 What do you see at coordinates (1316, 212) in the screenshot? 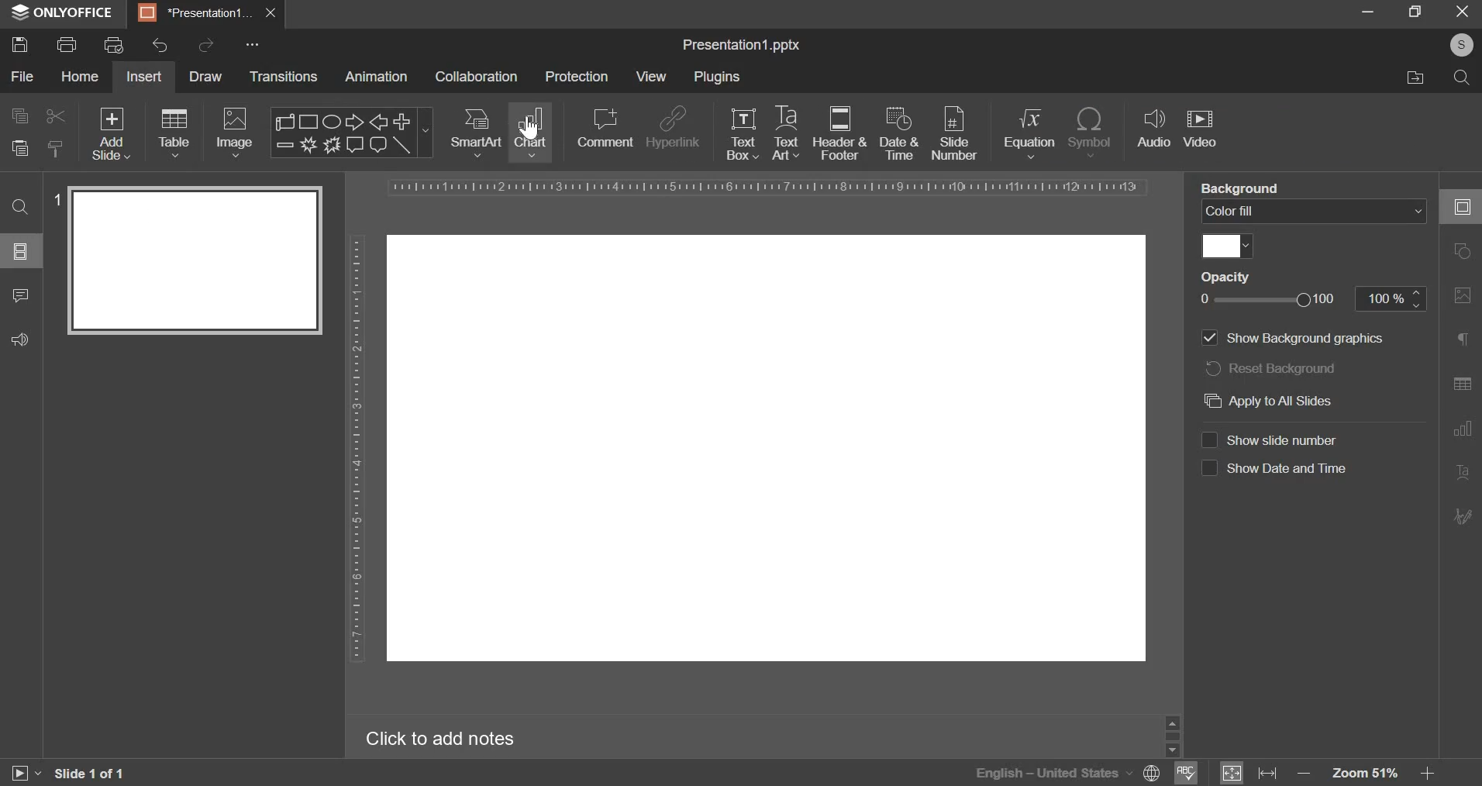
I see `background fill` at bounding box center [1316, 212].